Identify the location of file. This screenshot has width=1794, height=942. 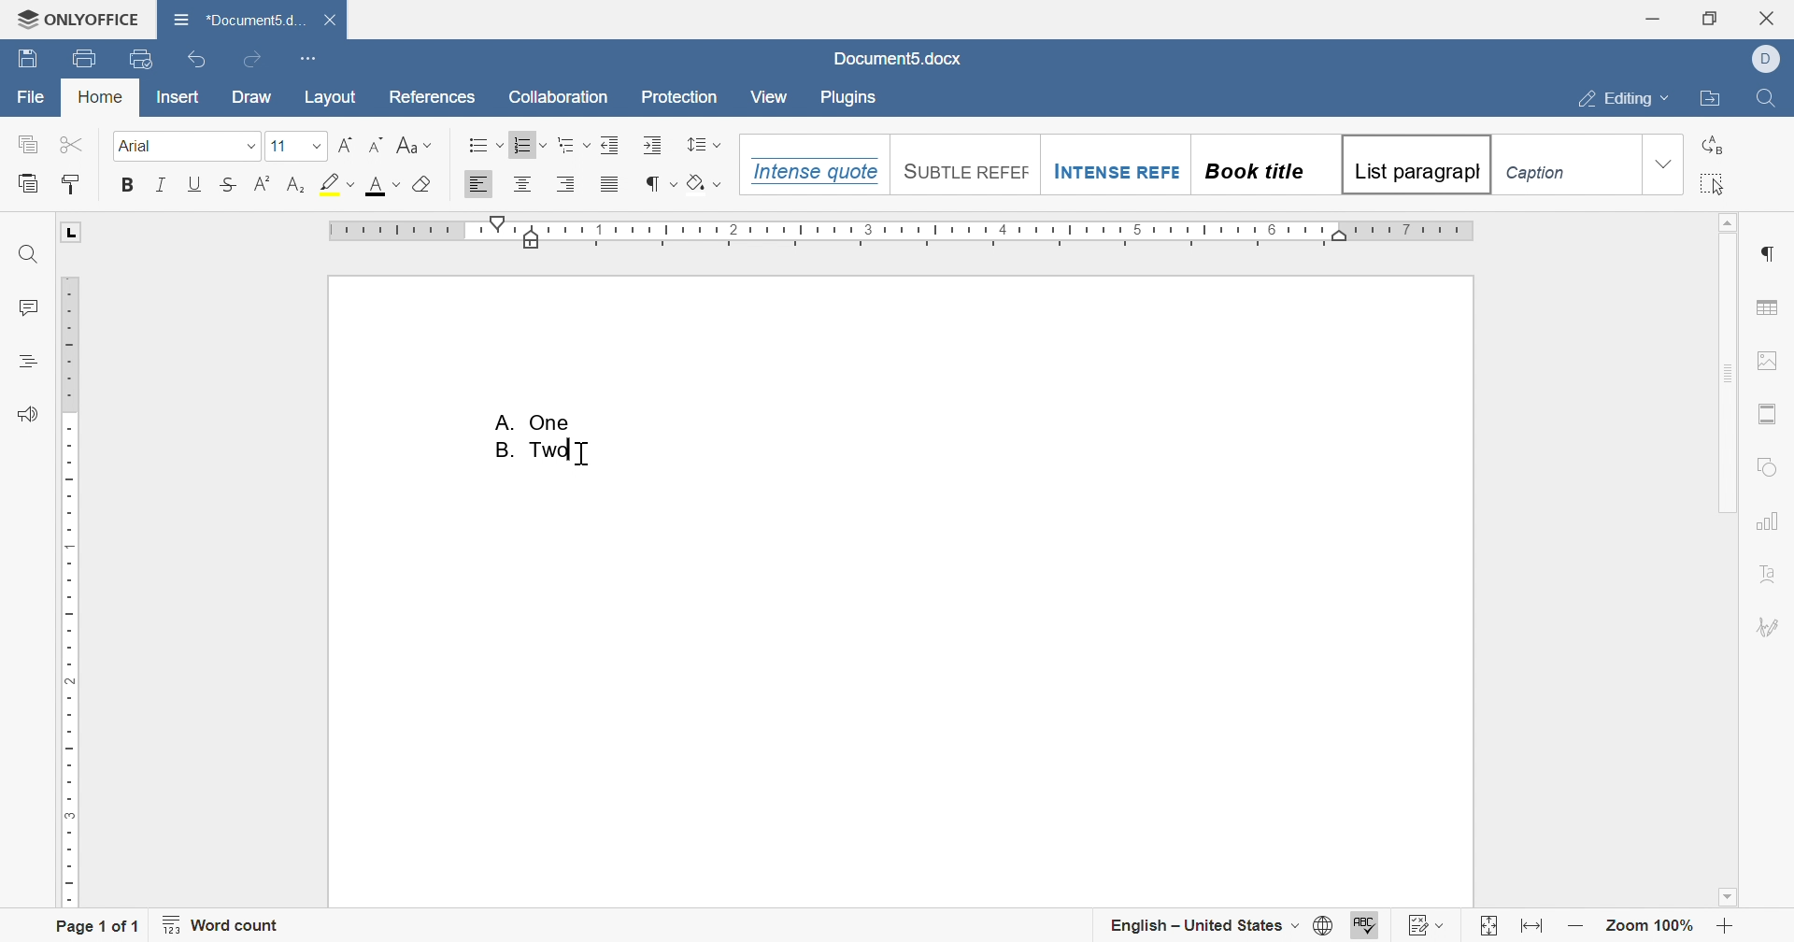
(31, 97).